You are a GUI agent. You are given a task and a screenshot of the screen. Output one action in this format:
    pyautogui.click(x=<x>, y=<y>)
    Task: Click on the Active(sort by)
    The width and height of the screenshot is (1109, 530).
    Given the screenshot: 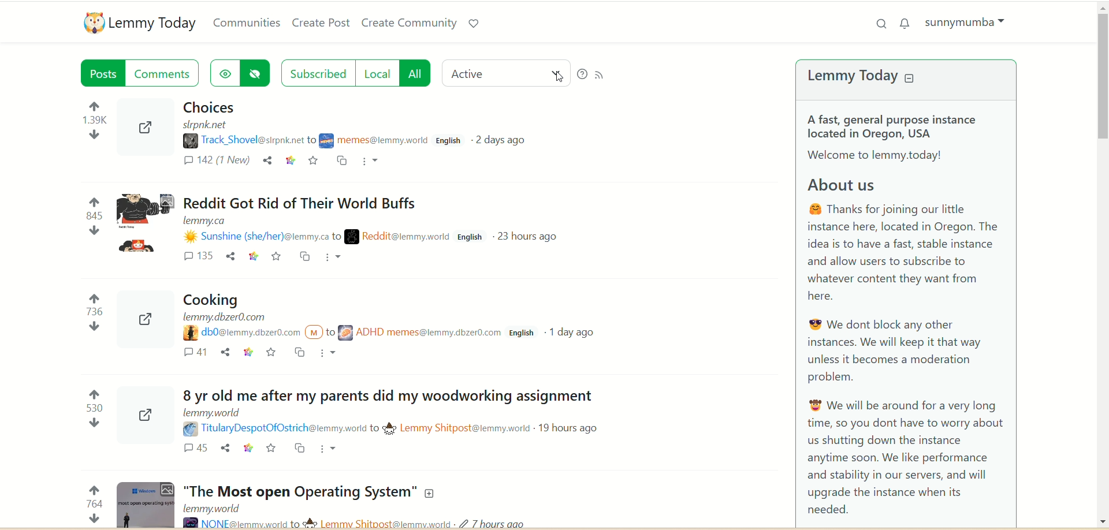 What is the action you would take?
    pyautogui.click(x=508, y=72)
    